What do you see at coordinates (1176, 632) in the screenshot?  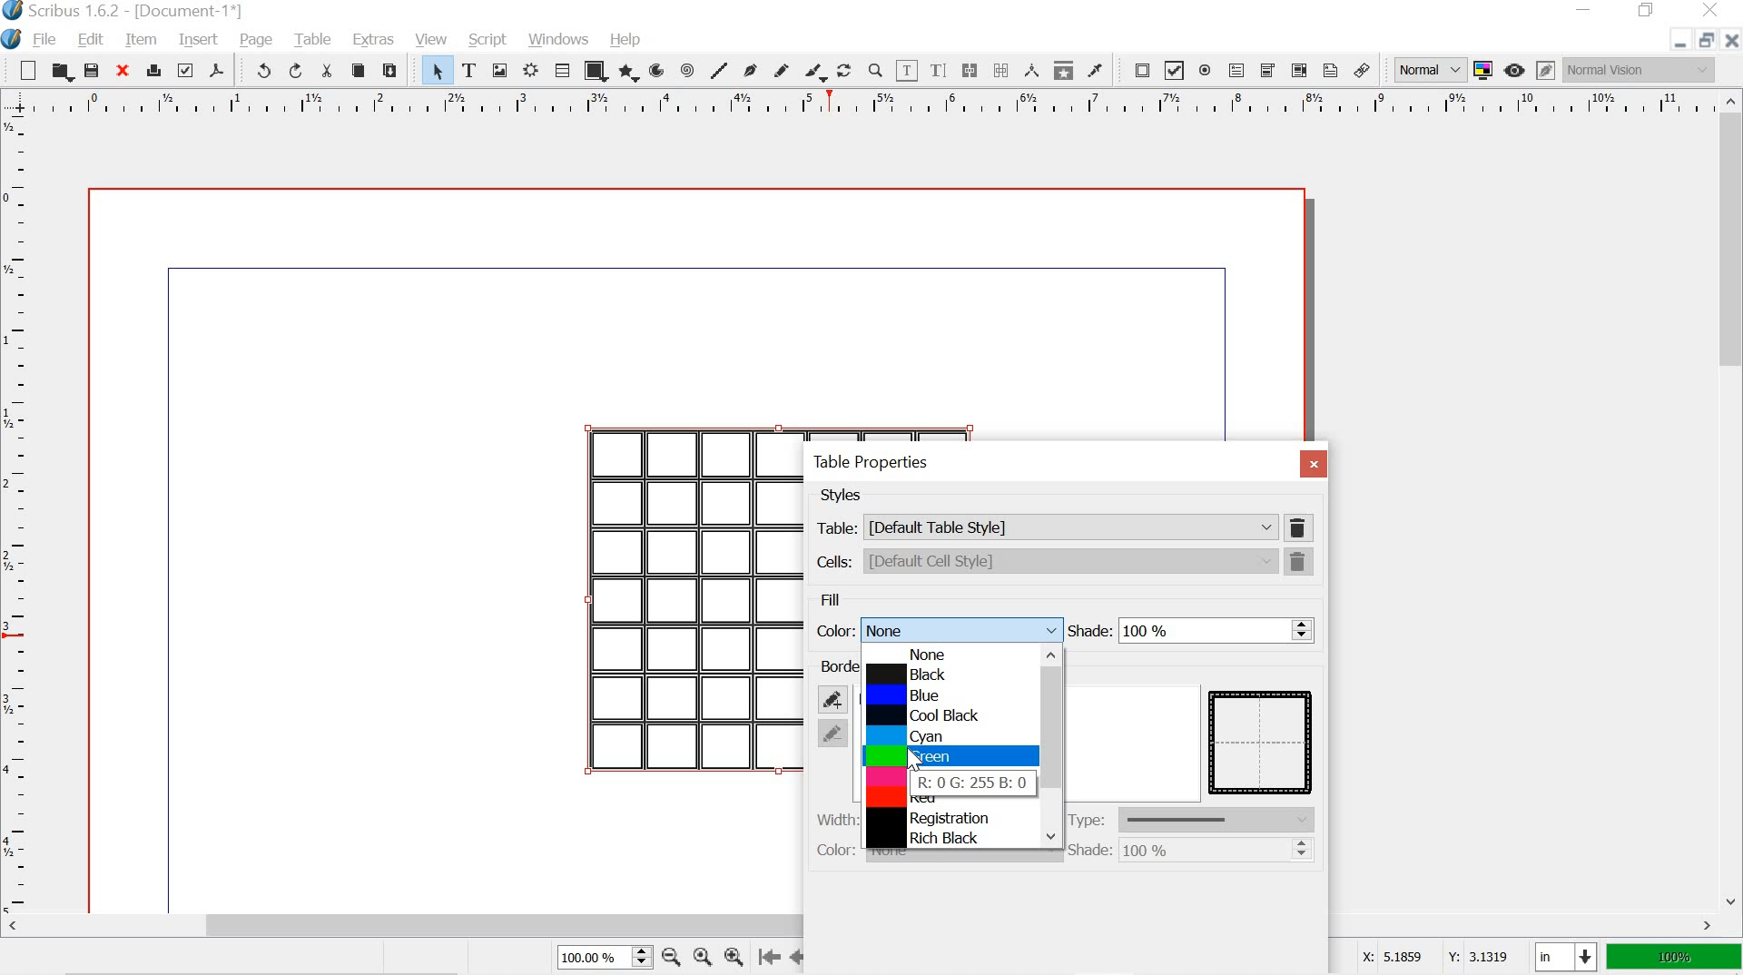 I see `shade` at bounding box center [1176, 632].